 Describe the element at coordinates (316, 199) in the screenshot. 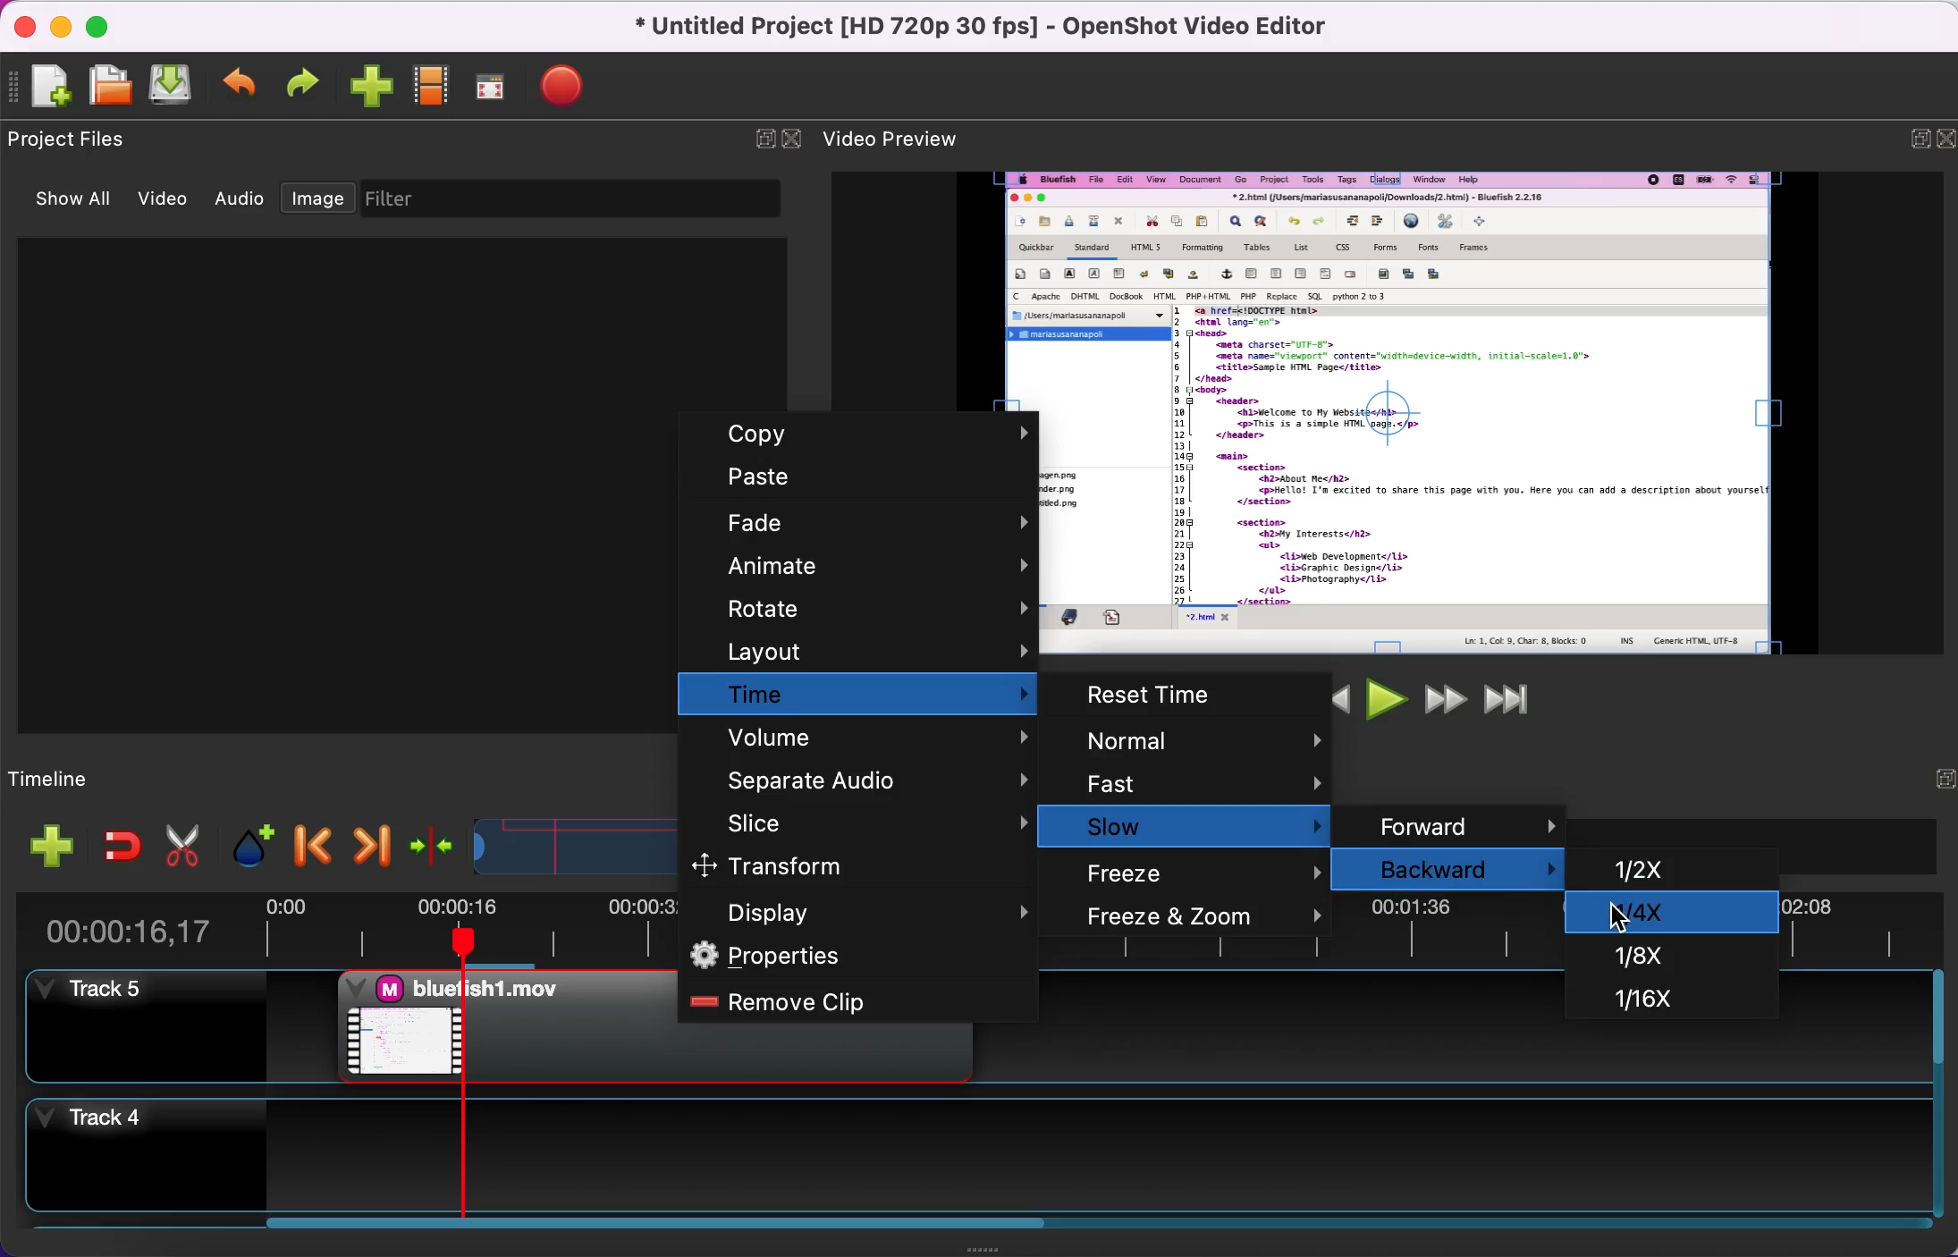

I see `image` at that location.